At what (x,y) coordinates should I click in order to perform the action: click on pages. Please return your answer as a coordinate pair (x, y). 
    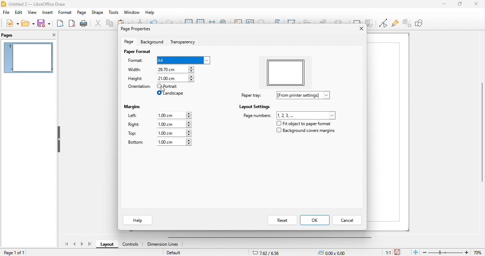
    Looking at the image, I should click on (15, 35).